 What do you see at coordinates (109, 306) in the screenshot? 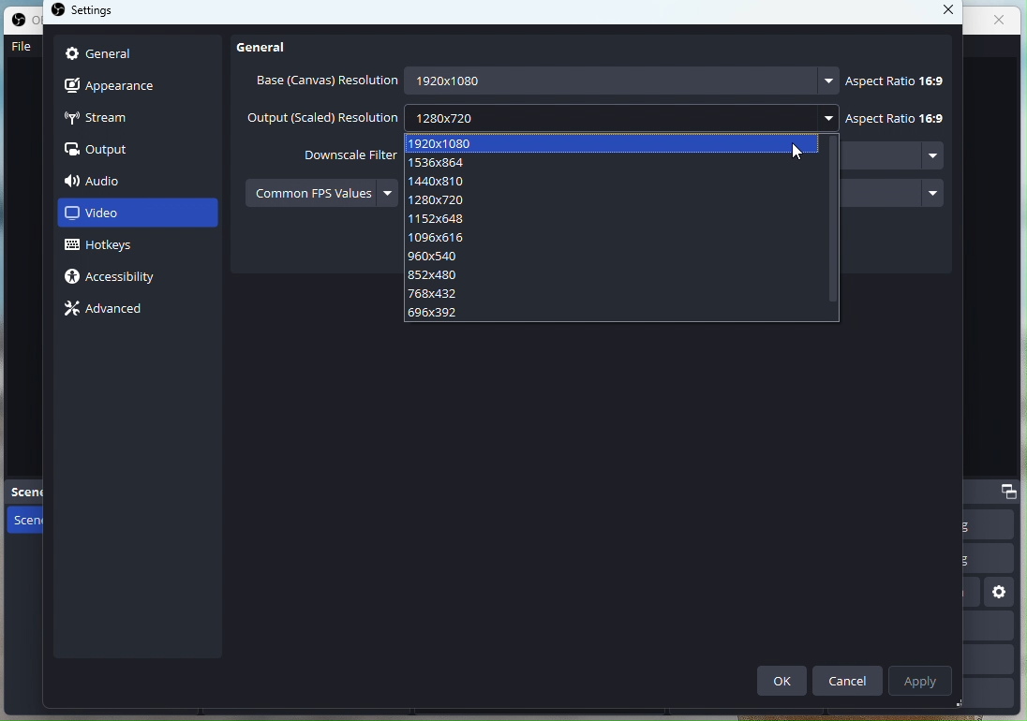
I see `Advance` at bounding box center [109, 306].